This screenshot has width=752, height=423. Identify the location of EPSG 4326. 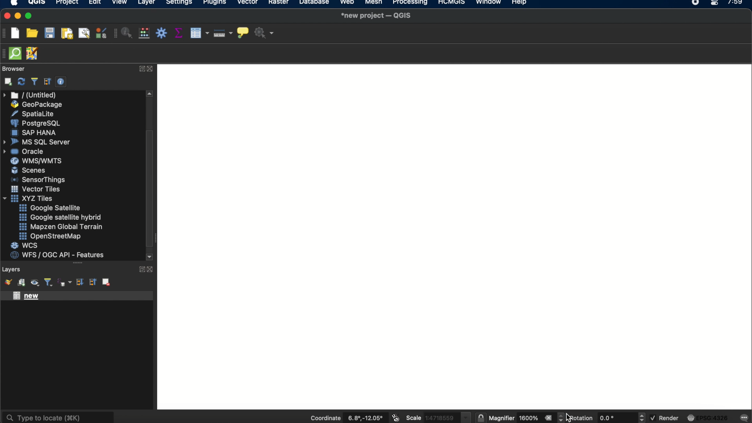
(711, 418).